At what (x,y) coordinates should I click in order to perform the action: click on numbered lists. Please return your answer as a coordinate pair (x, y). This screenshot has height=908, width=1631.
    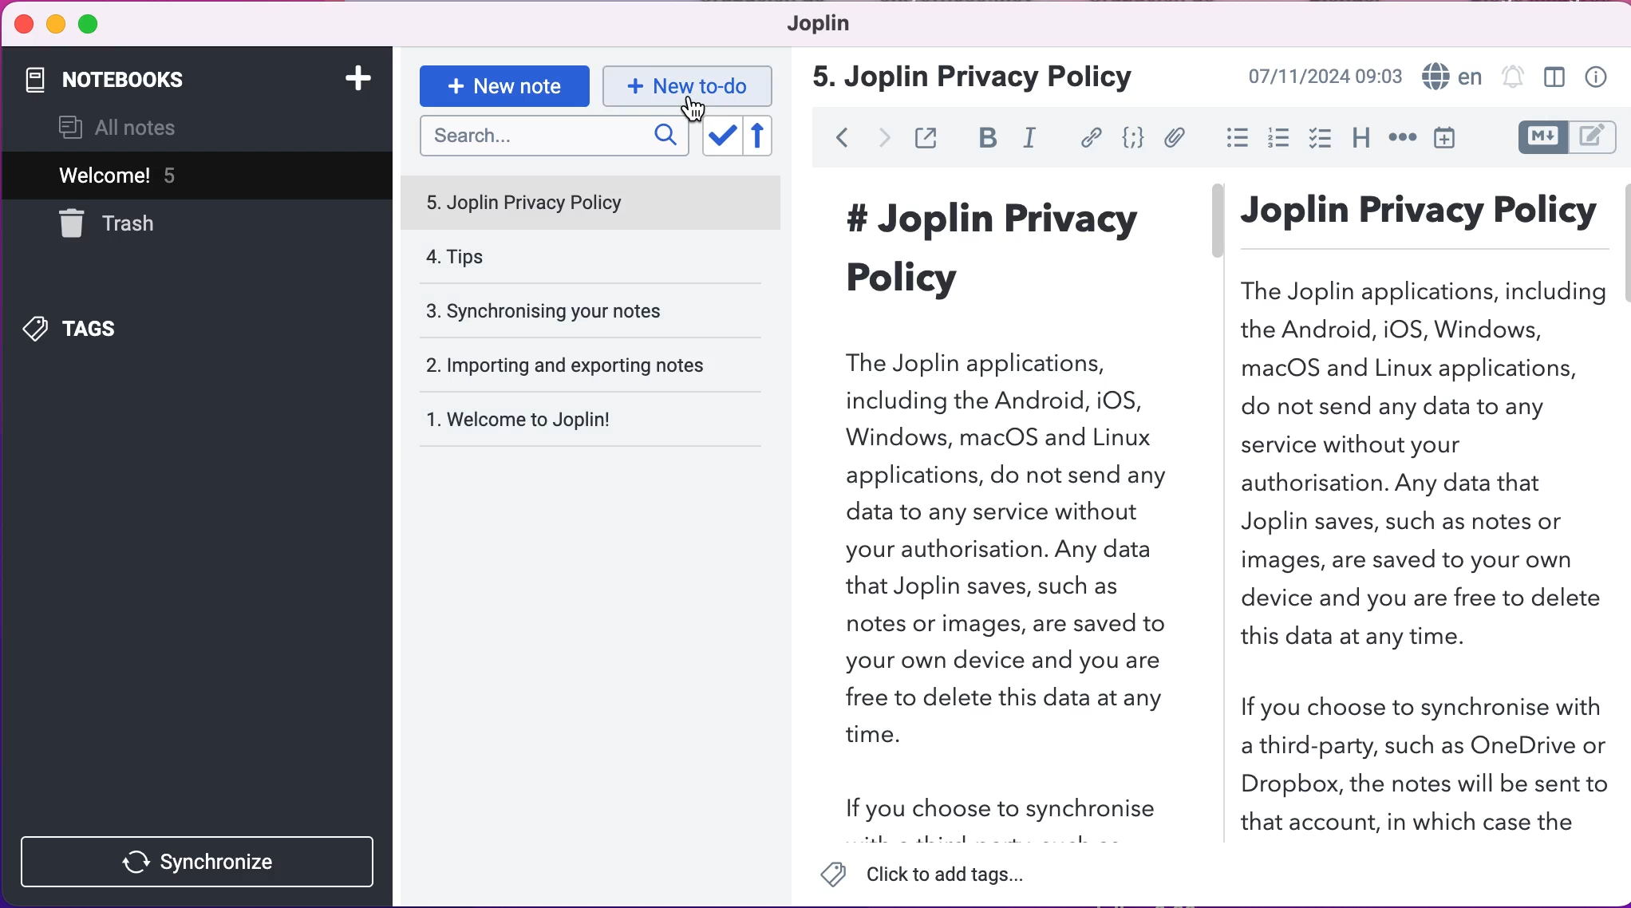
    Looking at the image, I should click on (1278, 141).